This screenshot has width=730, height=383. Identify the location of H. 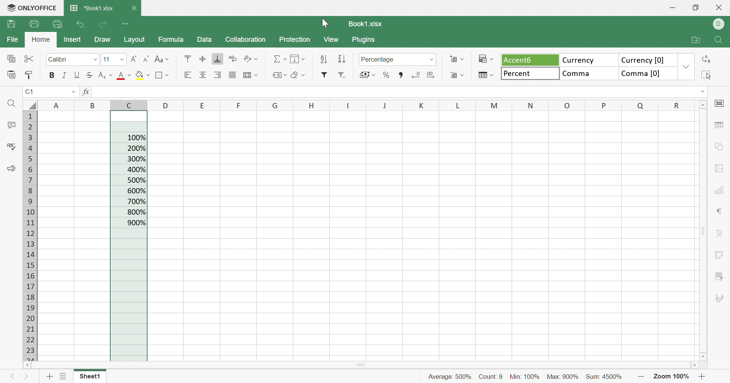
(310, 106).